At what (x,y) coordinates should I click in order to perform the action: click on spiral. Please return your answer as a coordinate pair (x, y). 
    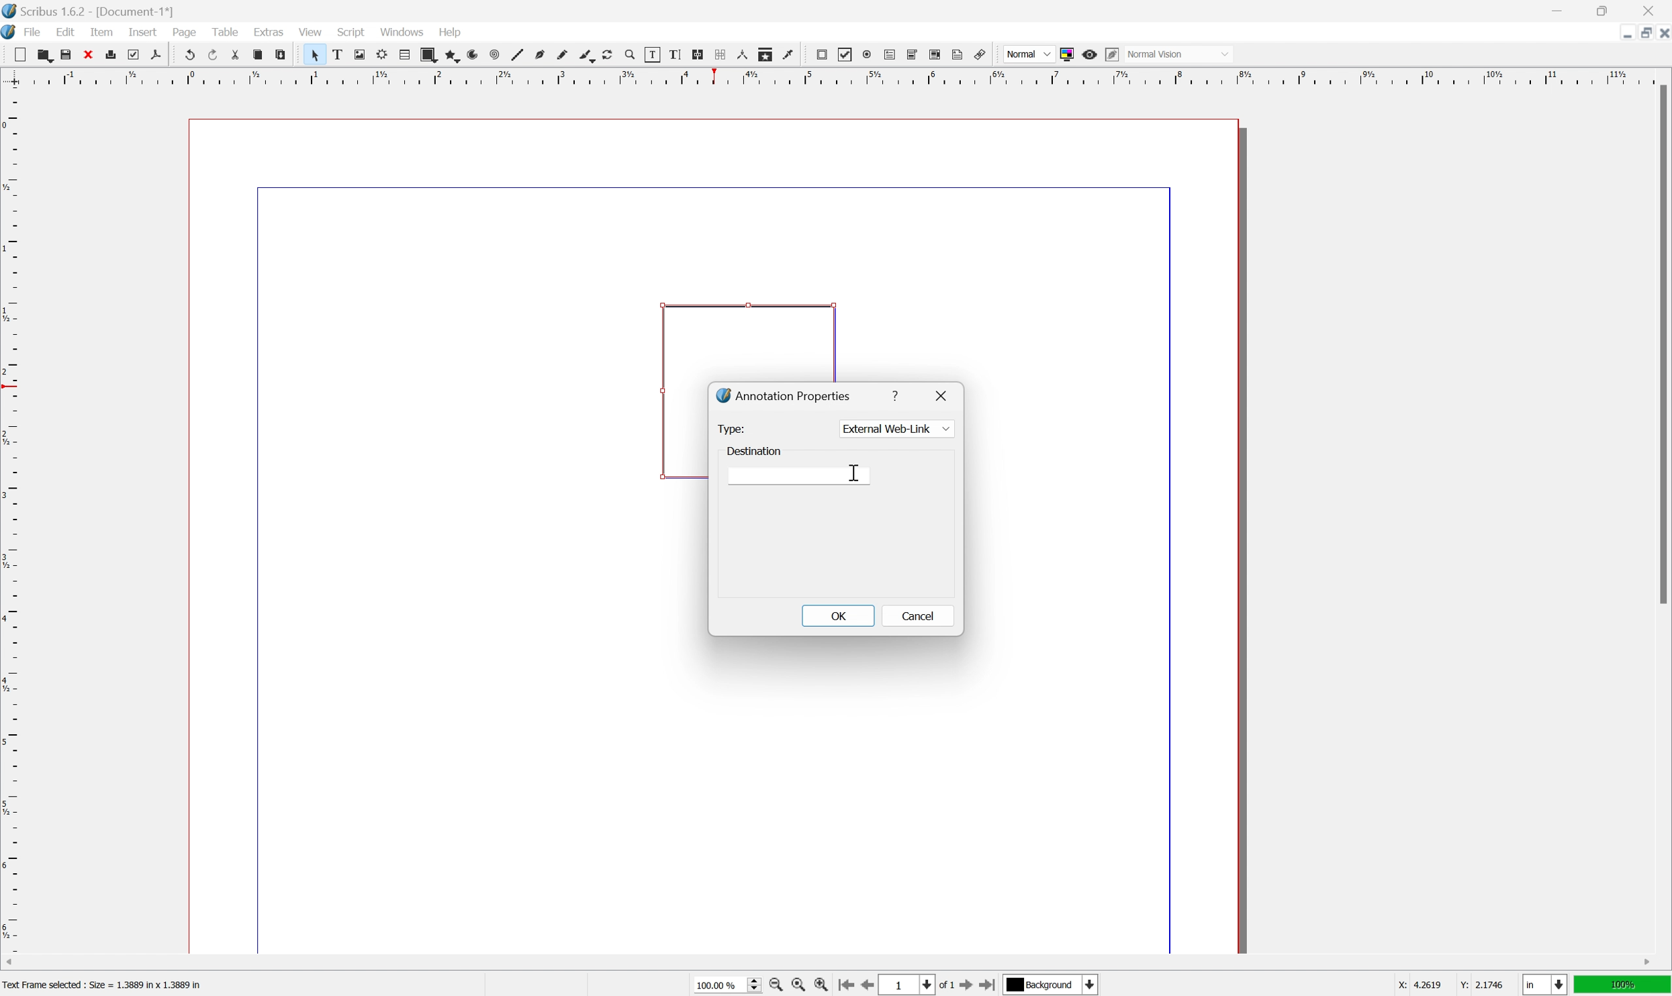
    Looking at the image, I should click on (496, 54).